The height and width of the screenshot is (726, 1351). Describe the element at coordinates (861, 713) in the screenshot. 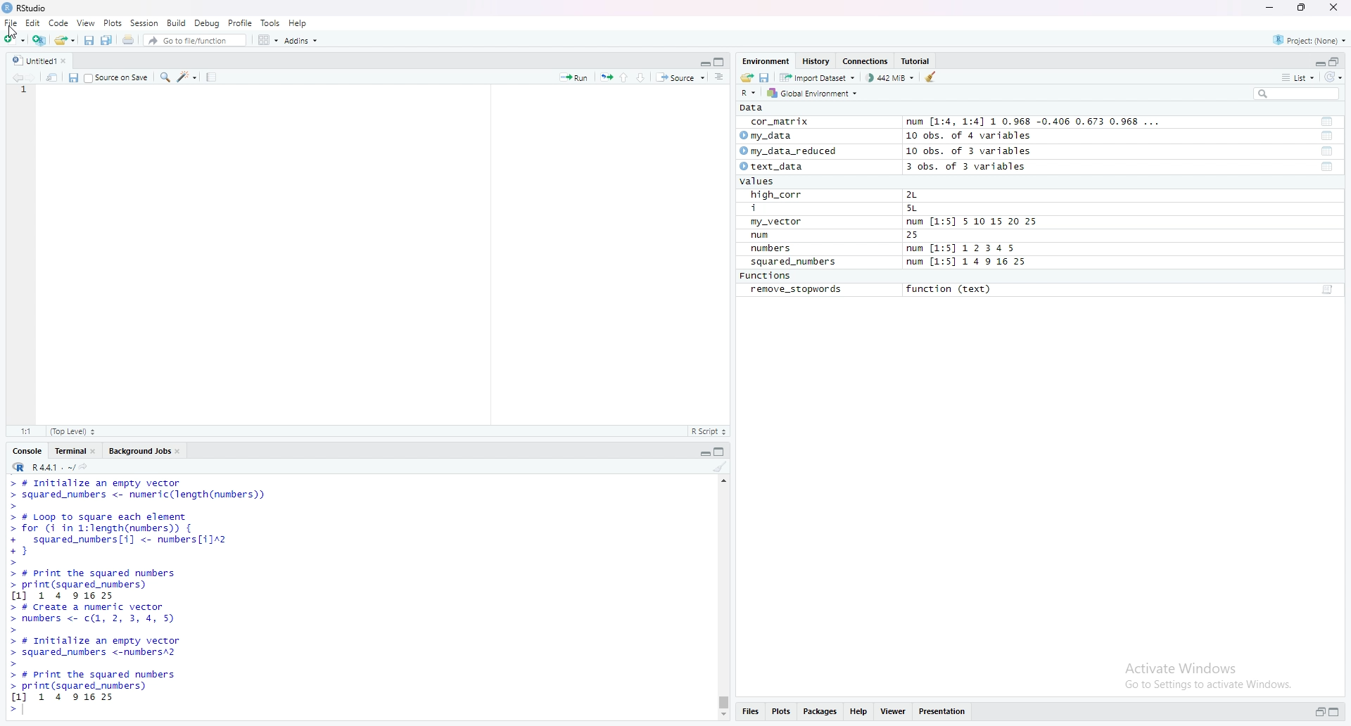

I see `Help` at that location.